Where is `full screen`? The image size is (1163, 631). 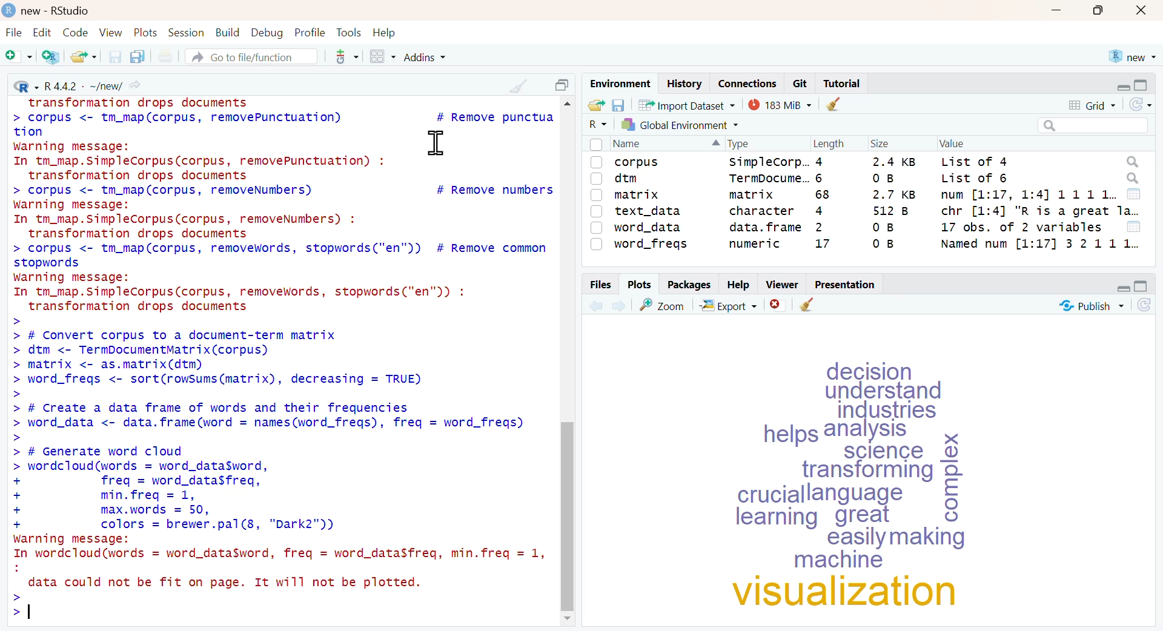 full screen is located at coordinates (1143, 85).